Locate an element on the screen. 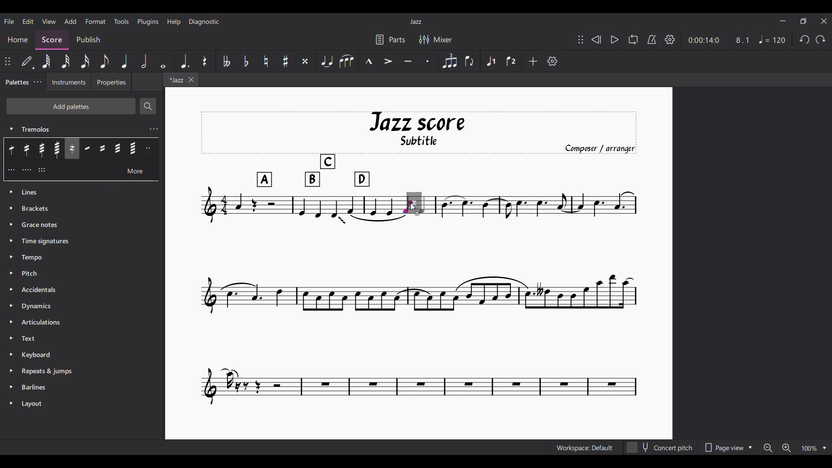  32nd note is located at coordinates (65, 62).